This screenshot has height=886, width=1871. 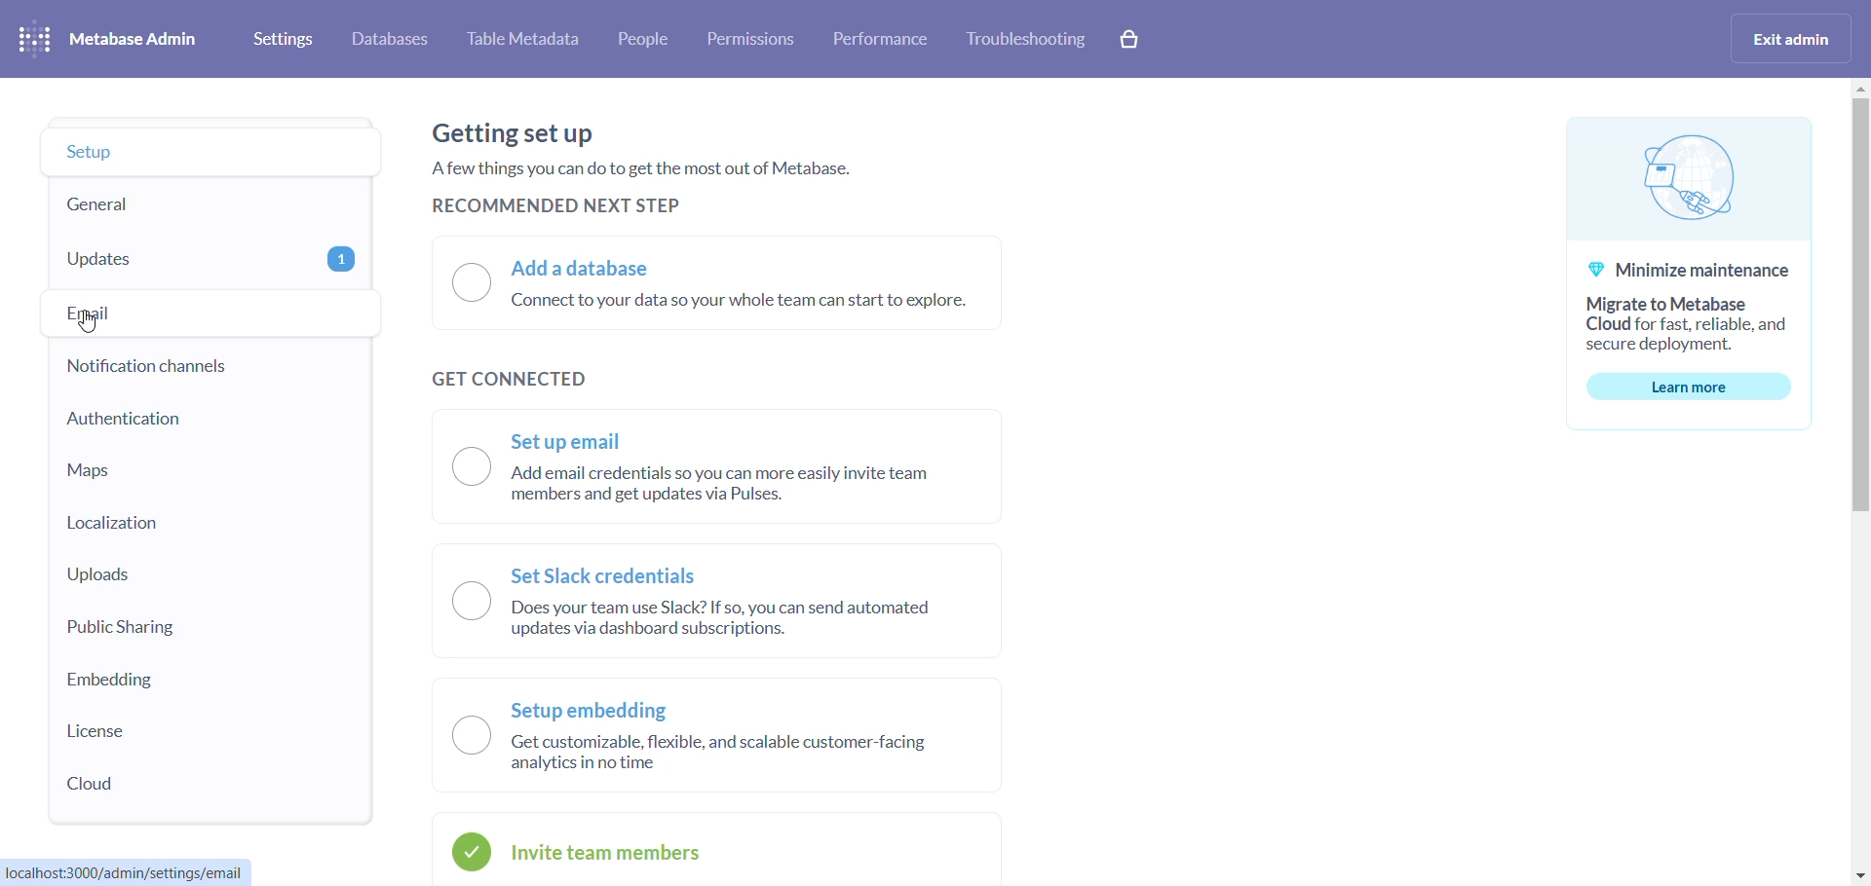 I want to click on cursor, so click(x=92, y=323).